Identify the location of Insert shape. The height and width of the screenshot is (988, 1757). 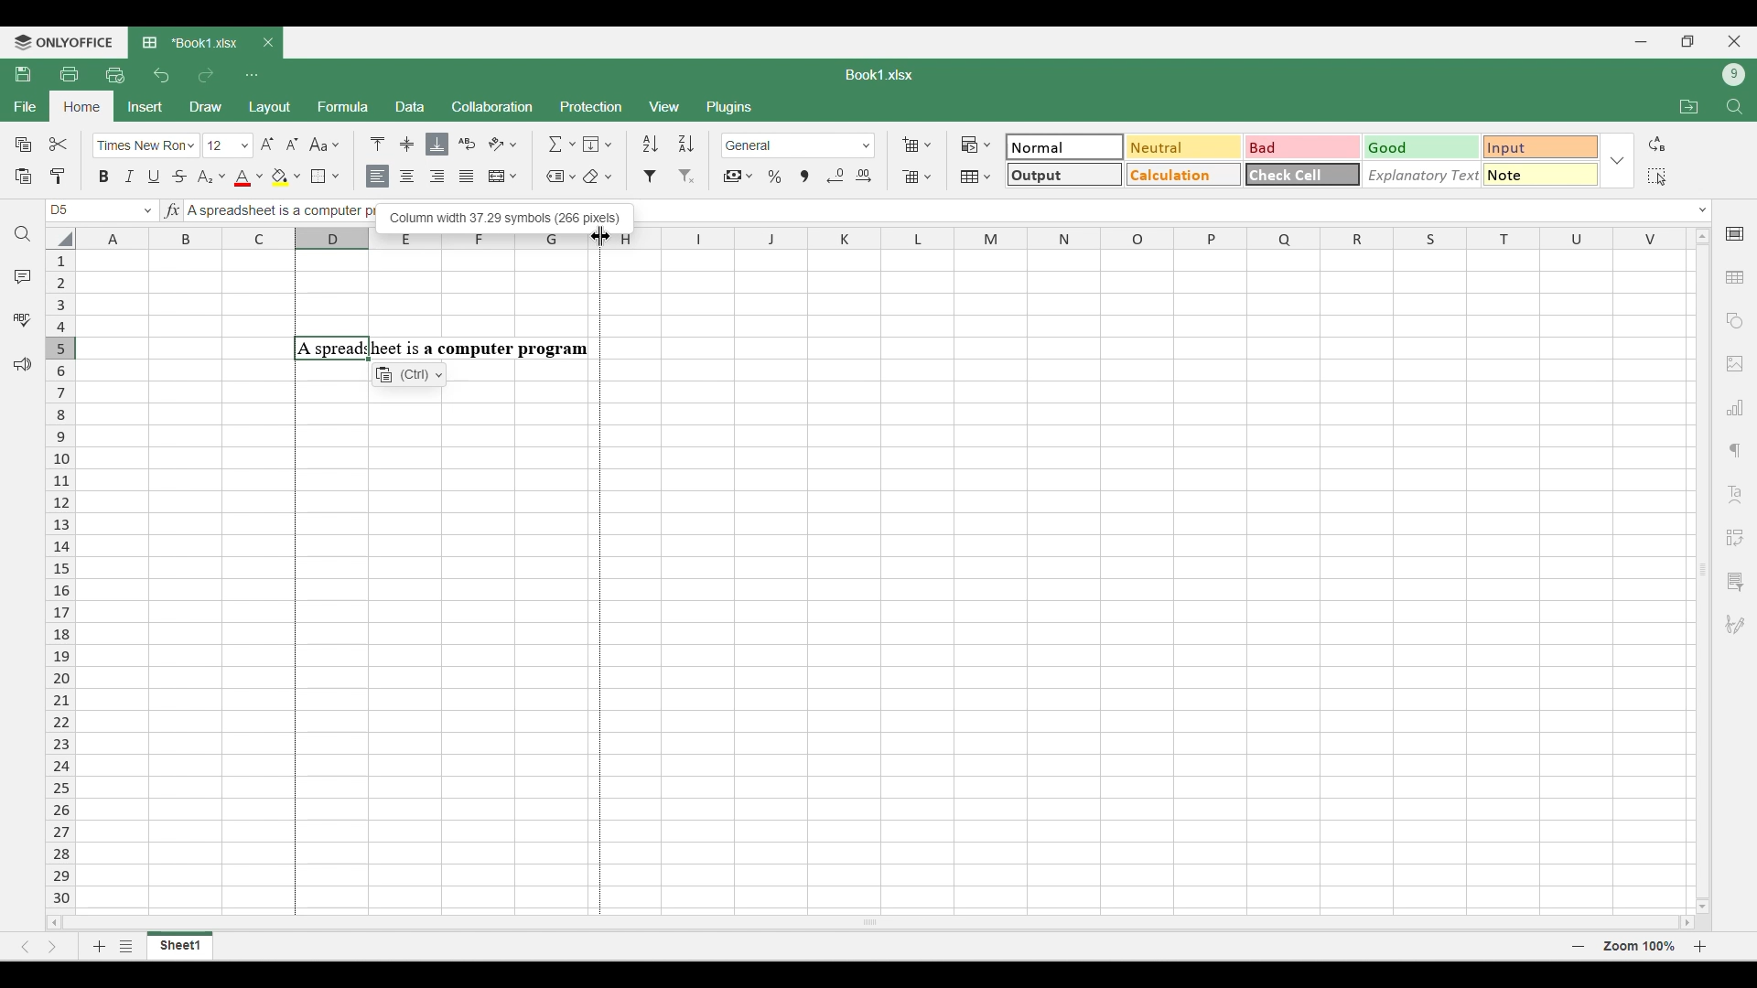
(1733, 321).